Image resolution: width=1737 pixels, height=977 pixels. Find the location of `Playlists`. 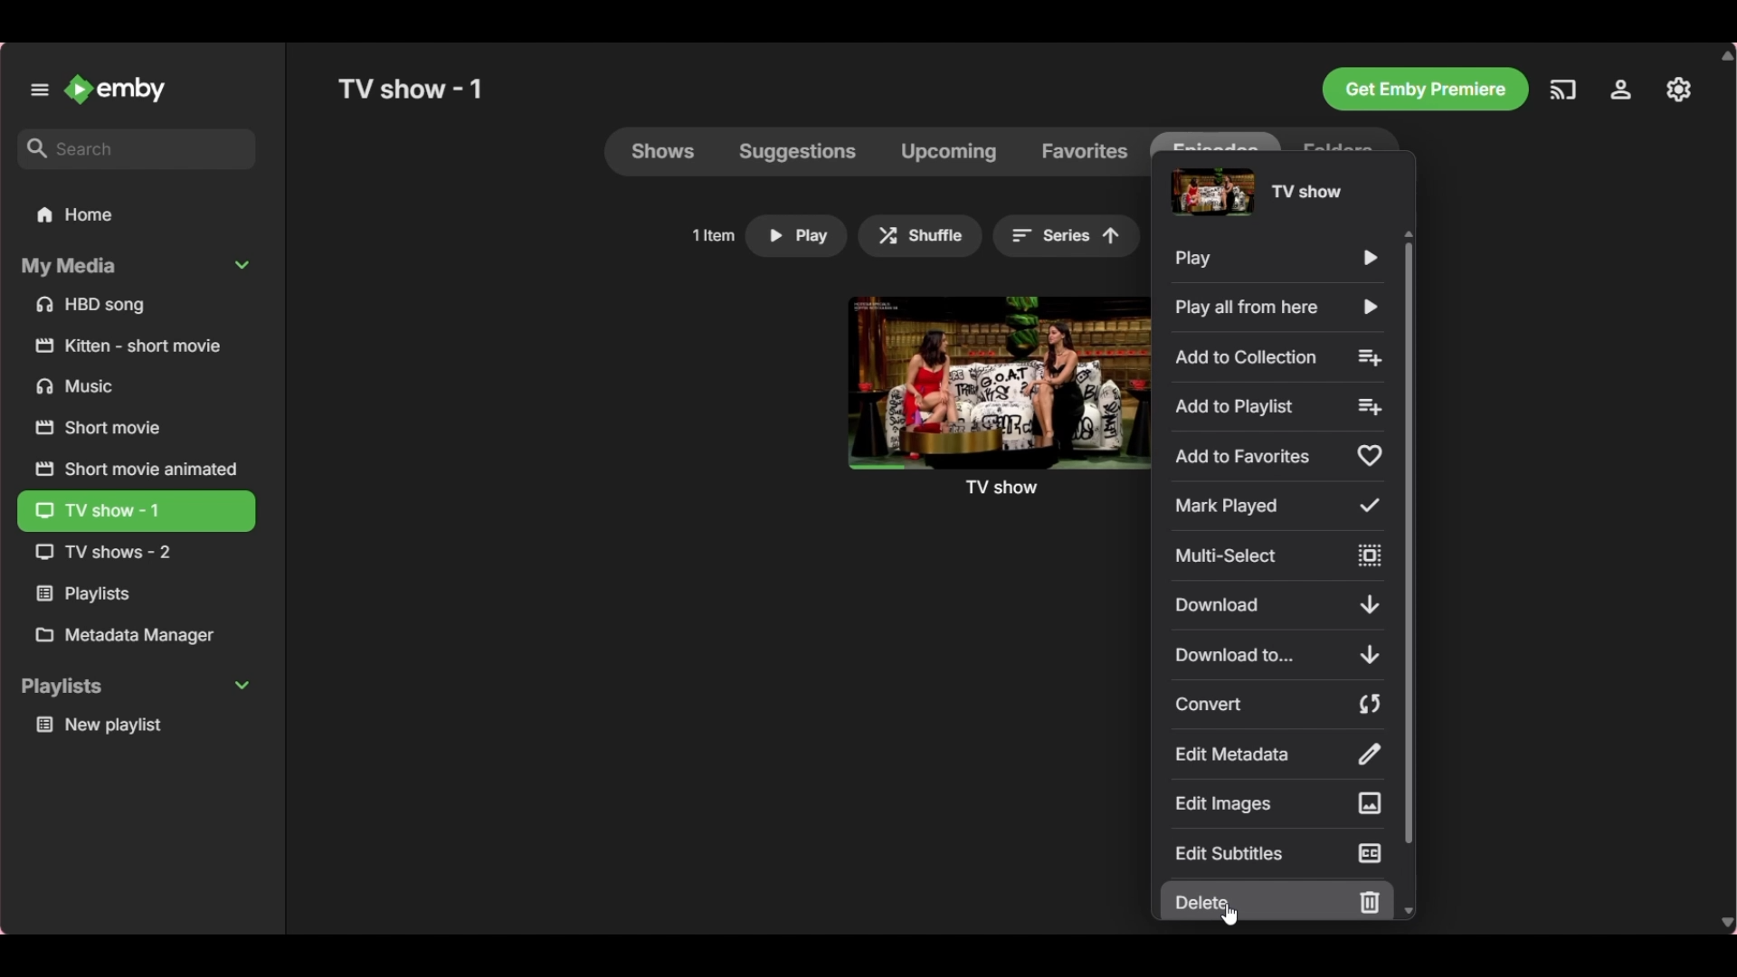

Playlists is located at coordinates (136, 594).